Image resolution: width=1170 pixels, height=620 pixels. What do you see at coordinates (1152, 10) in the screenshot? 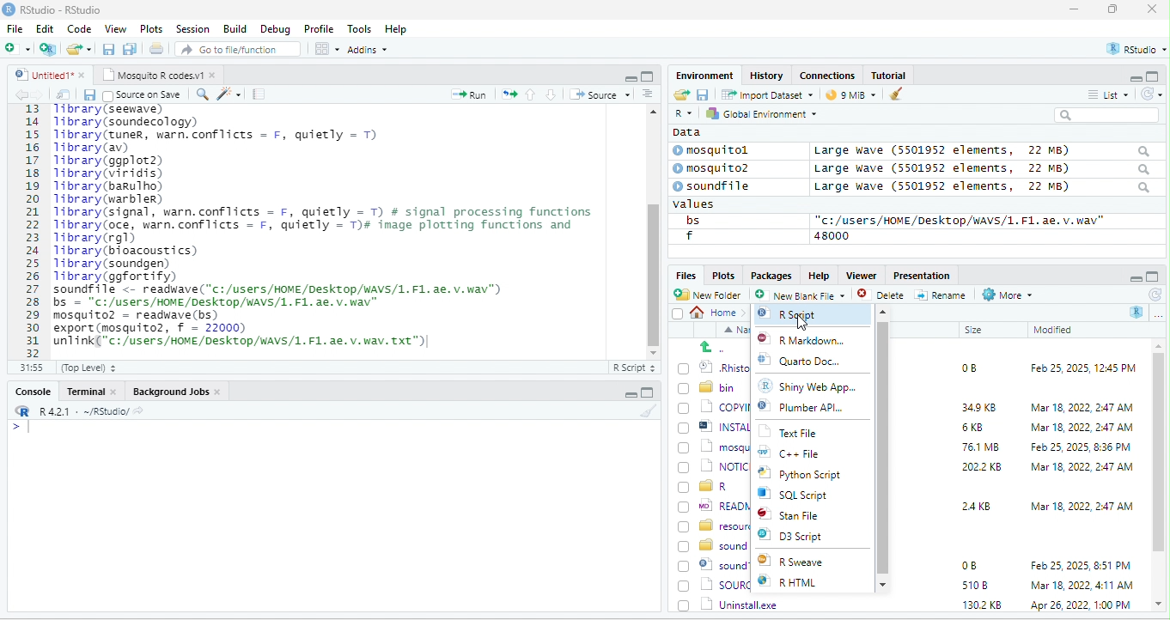
I see `close` at bounding box center [1152, 10].